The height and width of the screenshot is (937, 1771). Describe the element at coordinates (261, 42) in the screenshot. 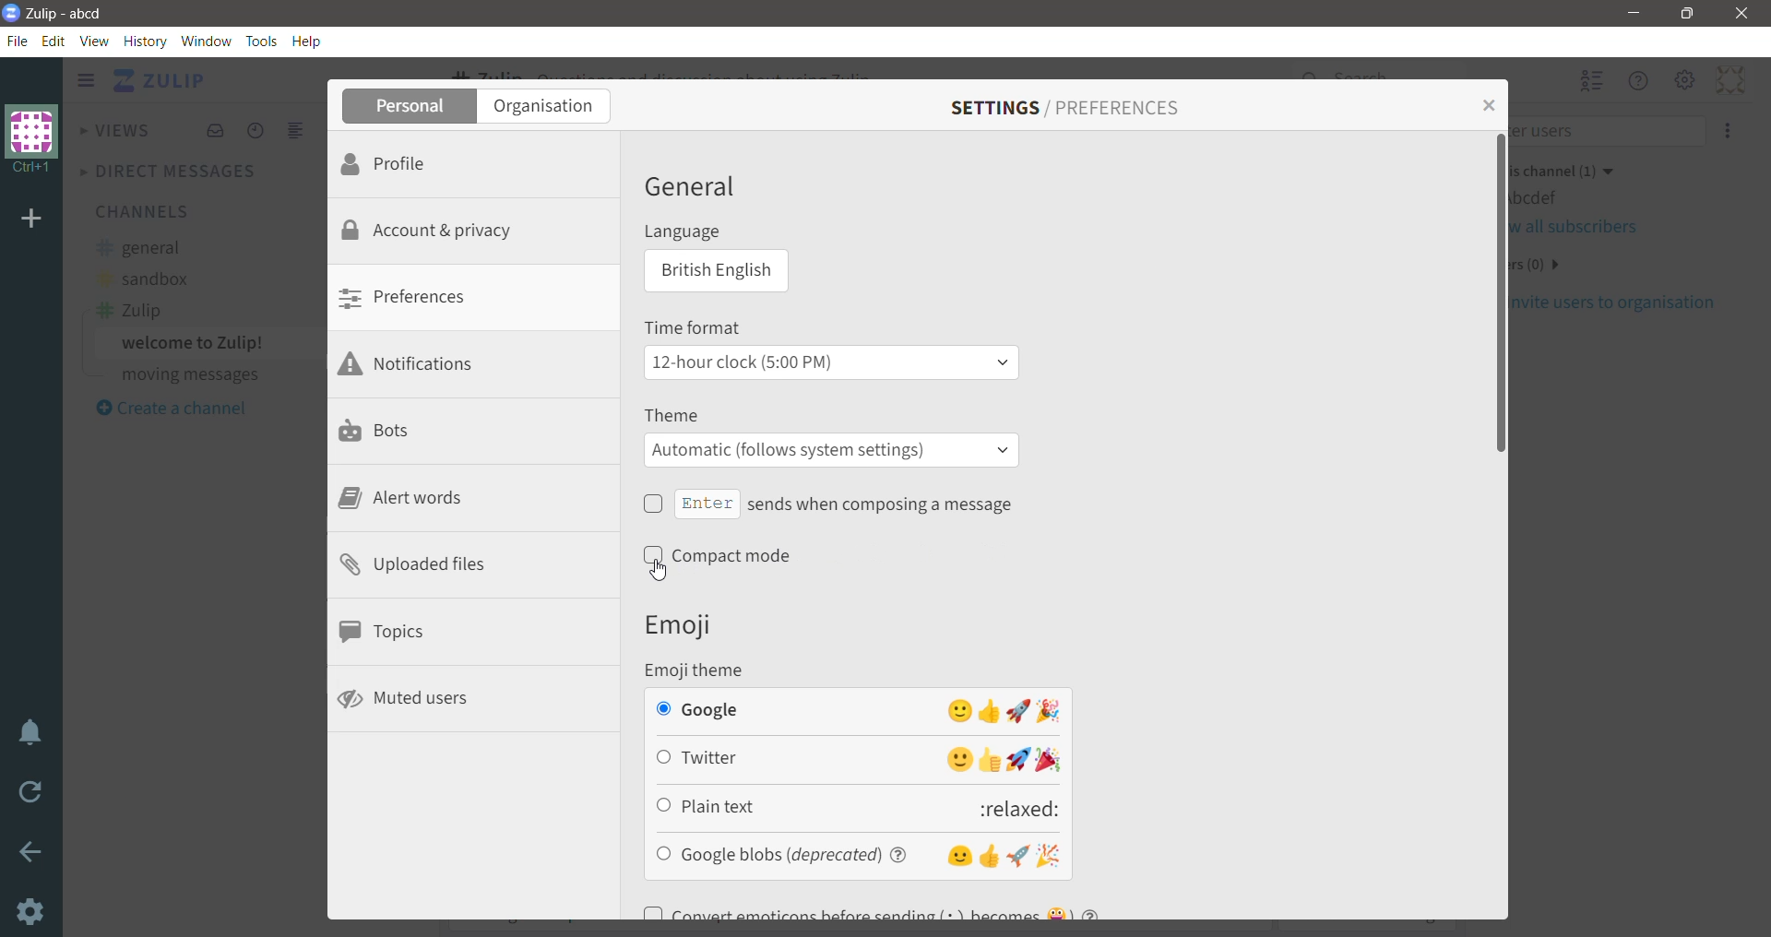

I see `Tools` at that location.